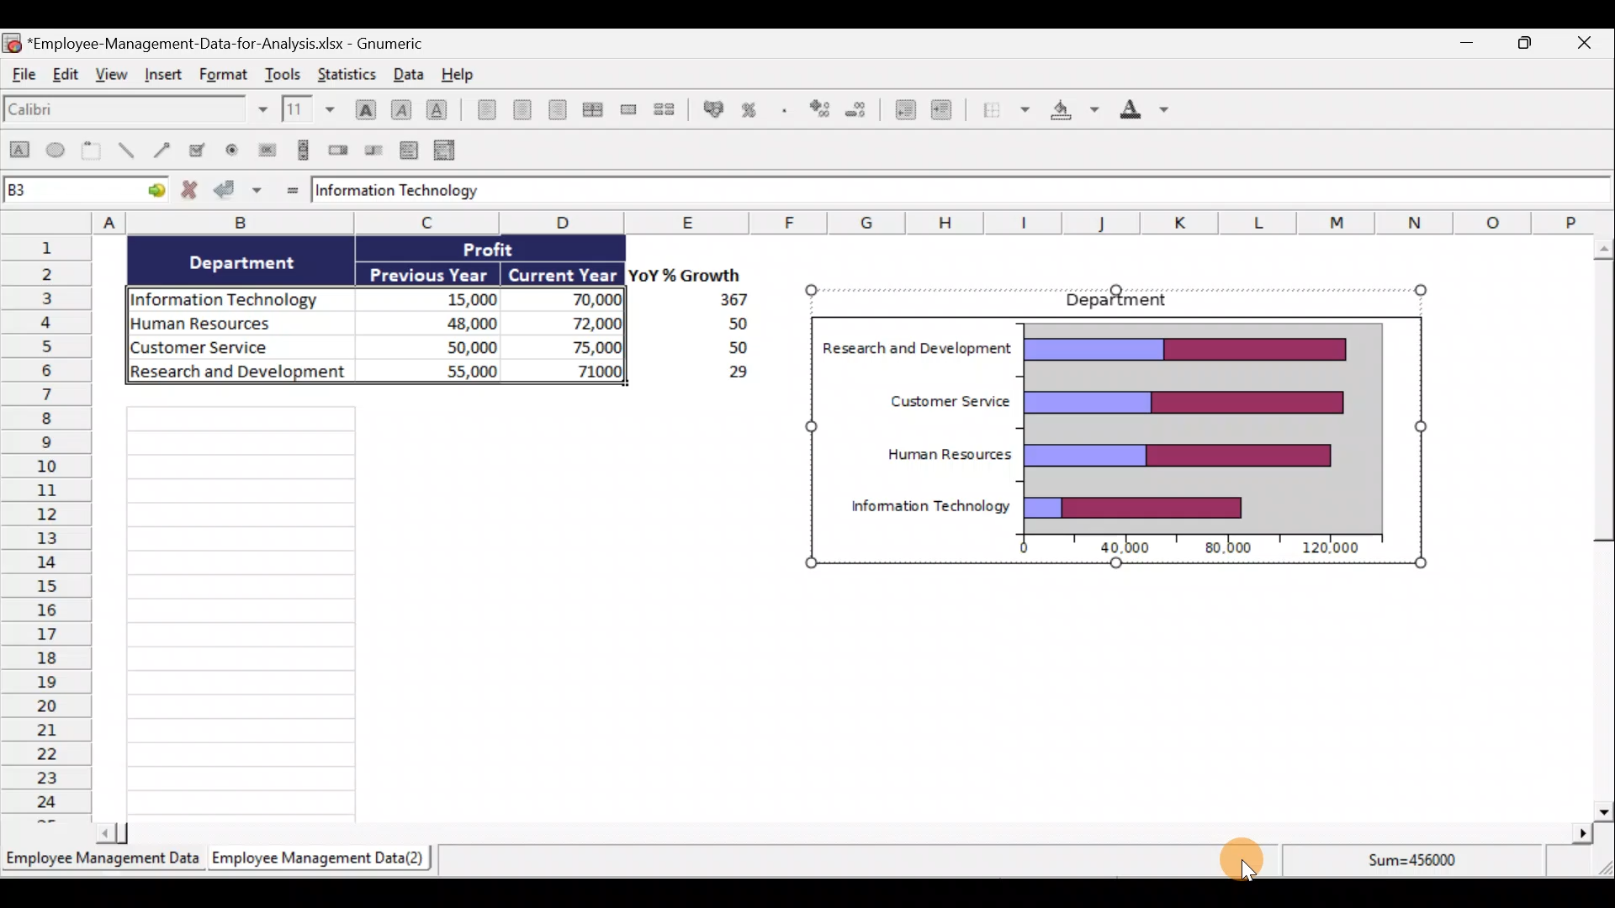 The image size is (1615, 908). What do you see at coordinates (125, 152) in the screenshot?
I see `Create a line object` at bounding box center [125, 152].